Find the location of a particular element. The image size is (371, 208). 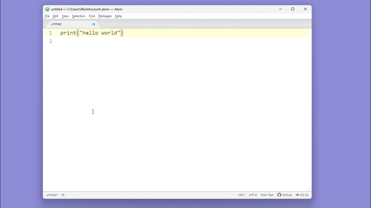

UTF-8 is located at coordinates (253, 196).